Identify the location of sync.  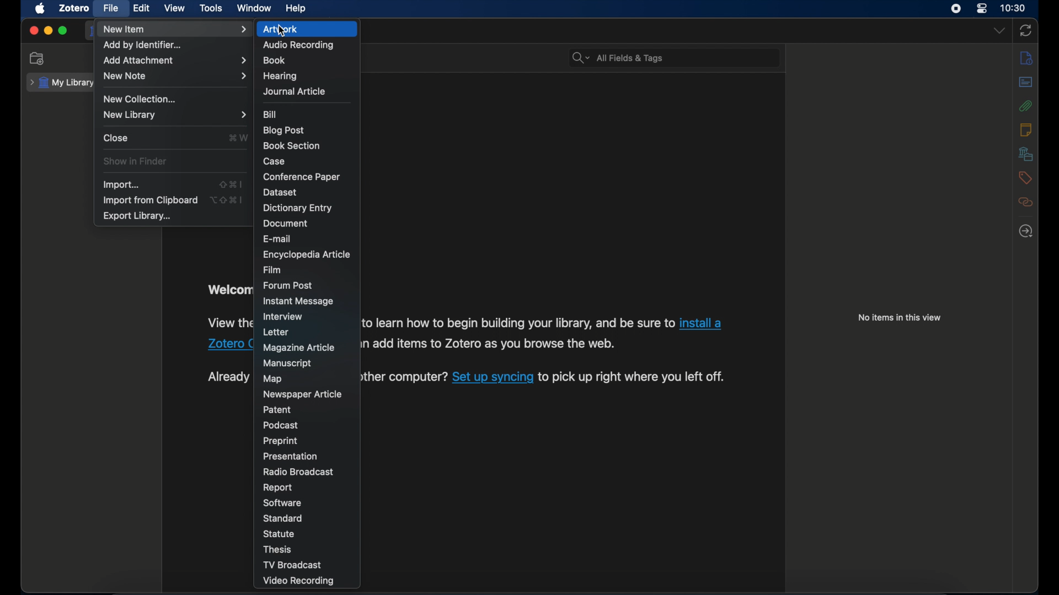
(1026, 31).